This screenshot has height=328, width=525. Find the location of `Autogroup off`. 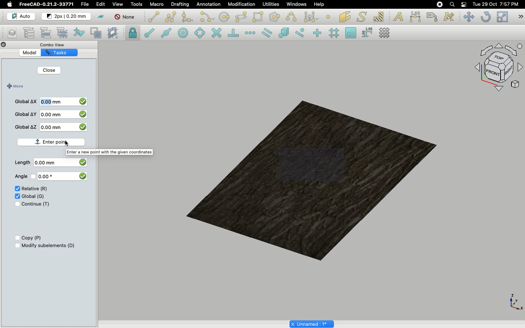

Autogroup off is located at coordinates (126, 17).